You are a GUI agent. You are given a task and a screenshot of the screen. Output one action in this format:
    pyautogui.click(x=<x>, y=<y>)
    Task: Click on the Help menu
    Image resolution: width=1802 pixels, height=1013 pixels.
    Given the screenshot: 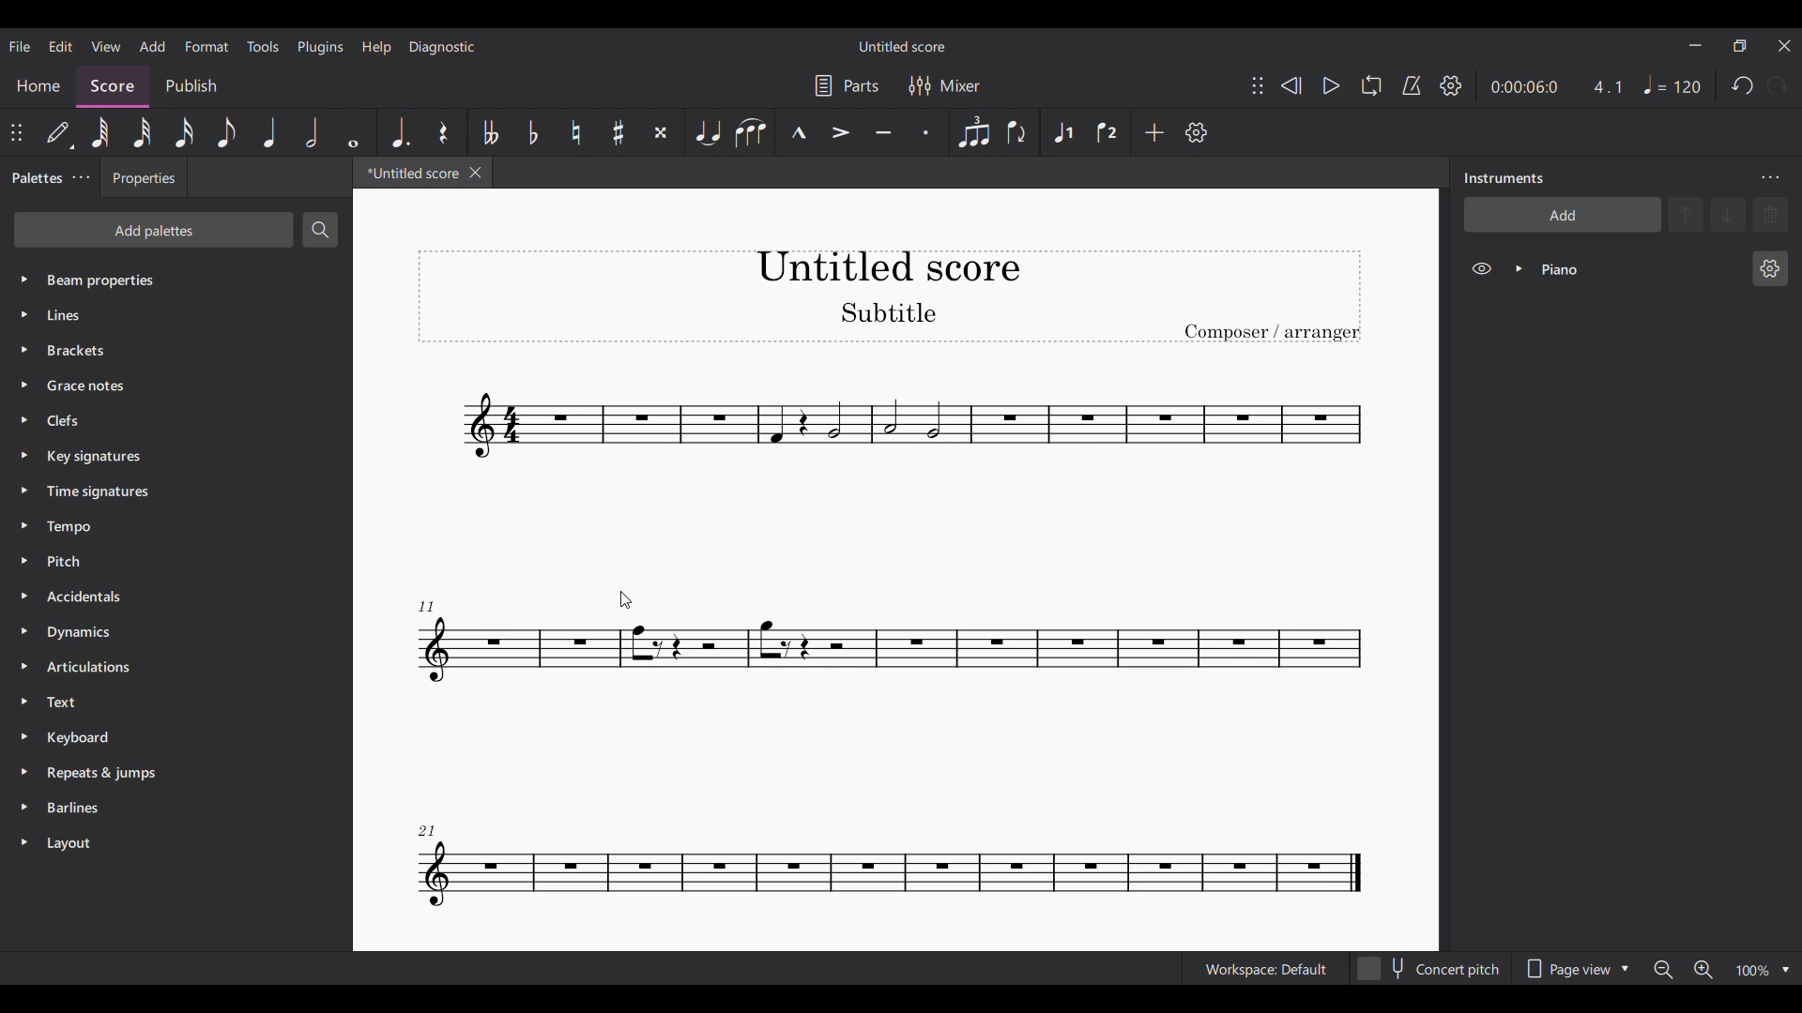 What is the action you would take?
    pyautogui.click(x=376, y=48)
    